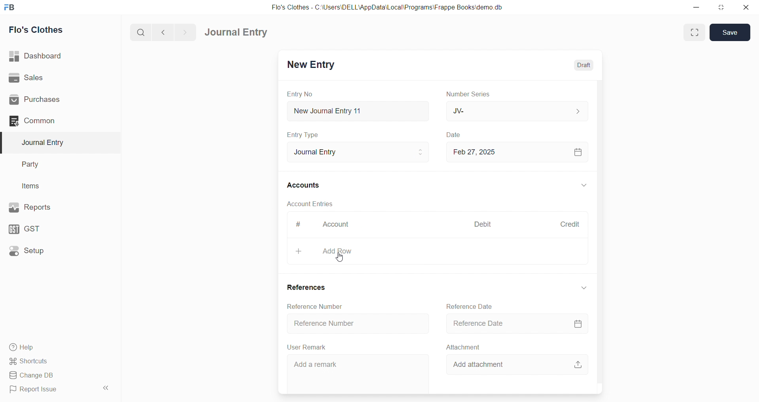 This screenshot has width=759, height=402. Describe the element at coordinates (43, 229) in the screenshot. I see `GST` at that location.